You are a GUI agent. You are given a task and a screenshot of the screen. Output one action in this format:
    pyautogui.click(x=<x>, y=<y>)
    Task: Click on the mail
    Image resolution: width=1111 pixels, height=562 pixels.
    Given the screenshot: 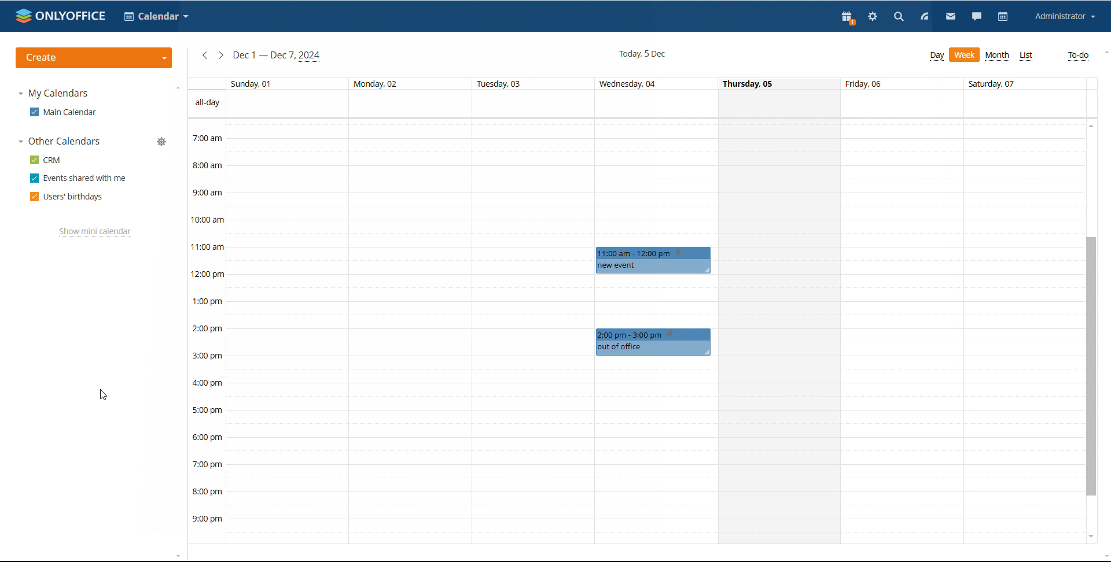 What is the action you would take?
    pyautogui.click(x=950, y=18)
    